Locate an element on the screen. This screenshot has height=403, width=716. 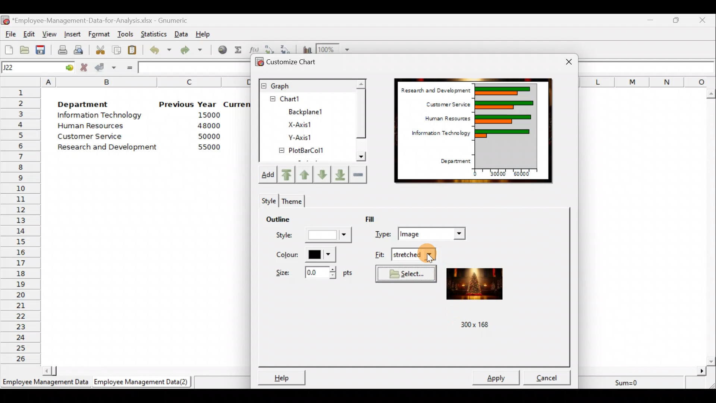
Help is located at coordinates (203, 32).